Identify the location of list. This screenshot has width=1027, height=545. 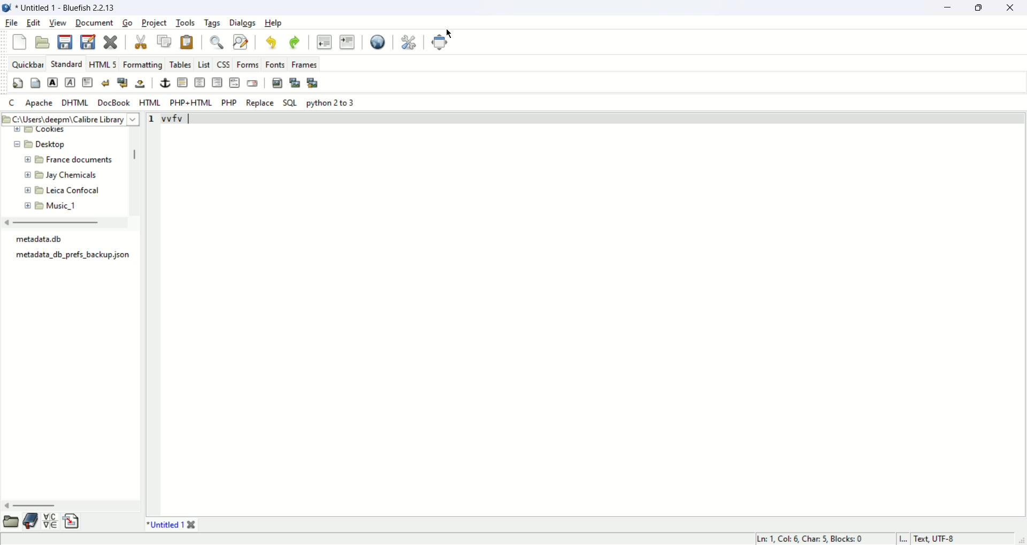
(204, 62).